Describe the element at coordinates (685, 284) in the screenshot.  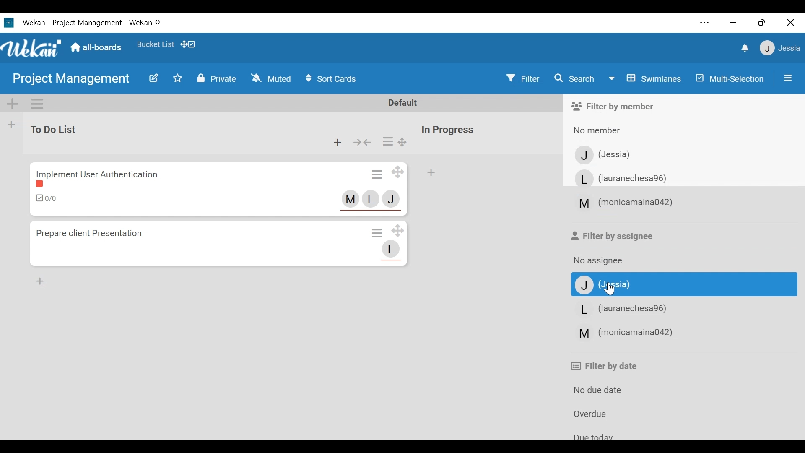
I see `Member` at that location.